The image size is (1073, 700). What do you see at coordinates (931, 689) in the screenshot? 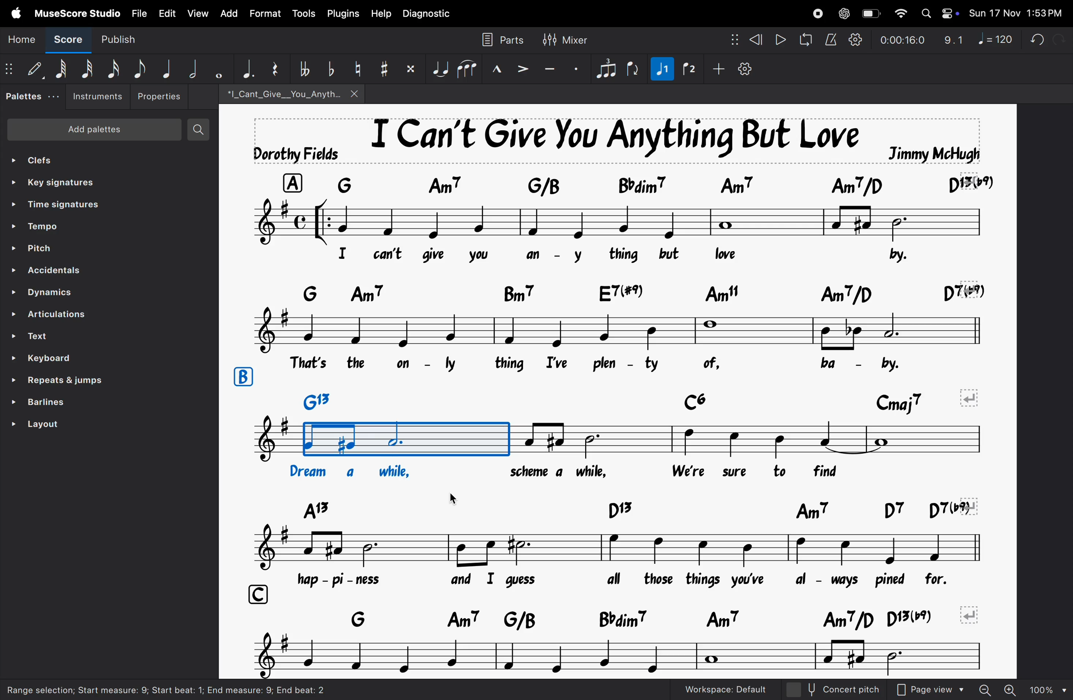
I see `Page view` at bounding box center [931, 689].